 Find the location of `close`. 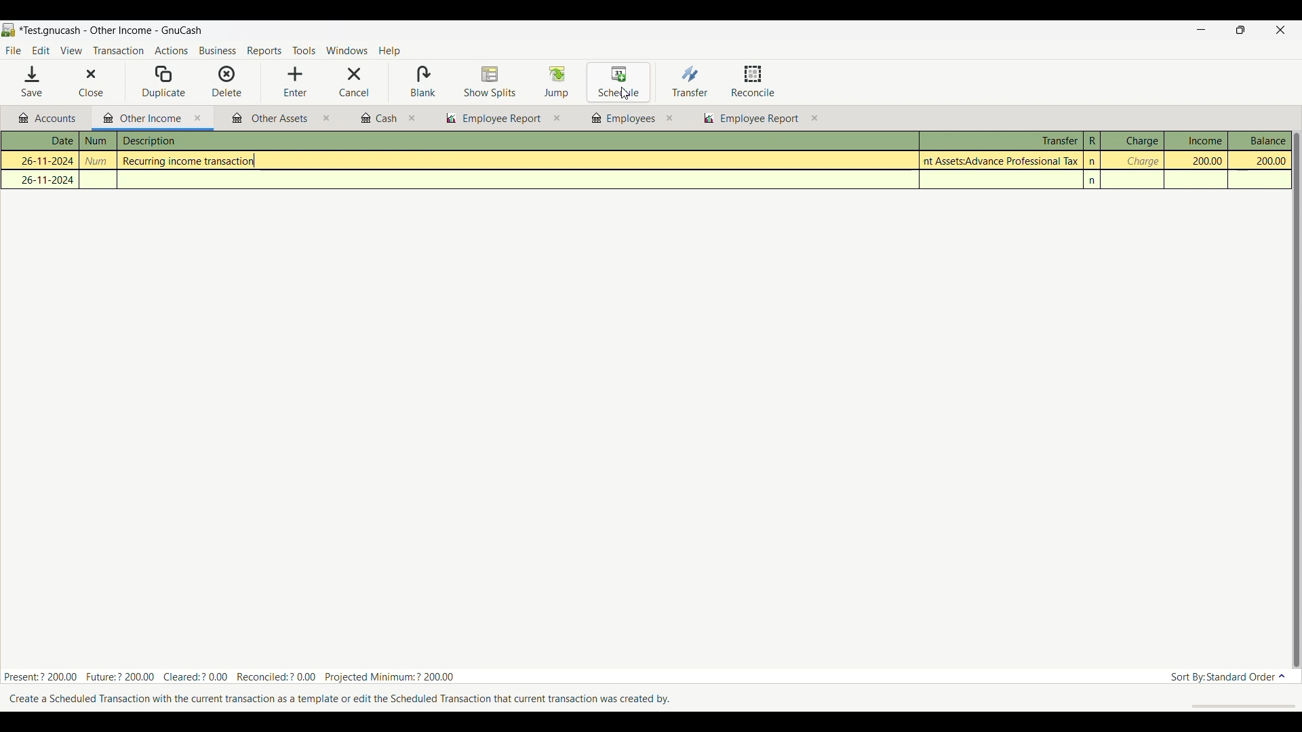

close is located at coordinates (413, 119).